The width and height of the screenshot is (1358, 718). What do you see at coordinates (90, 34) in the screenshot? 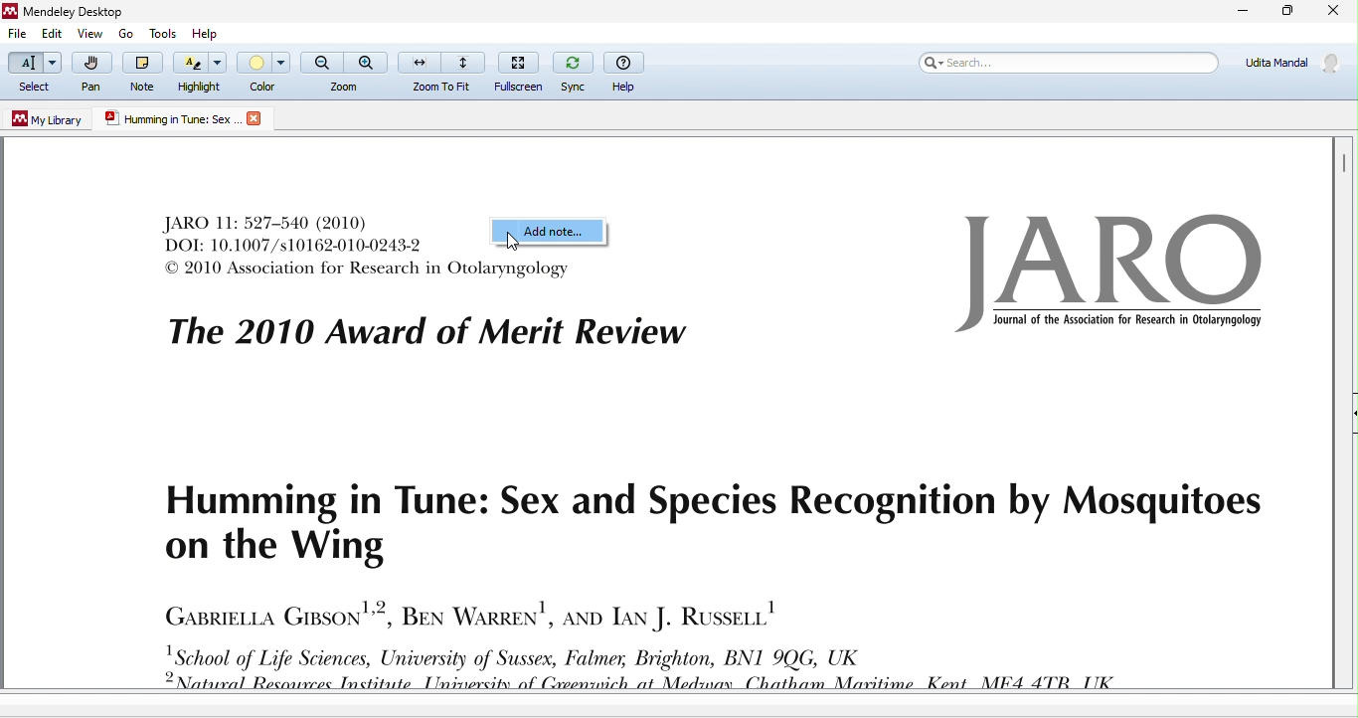
I see `view` at bounding box center [90, 34].